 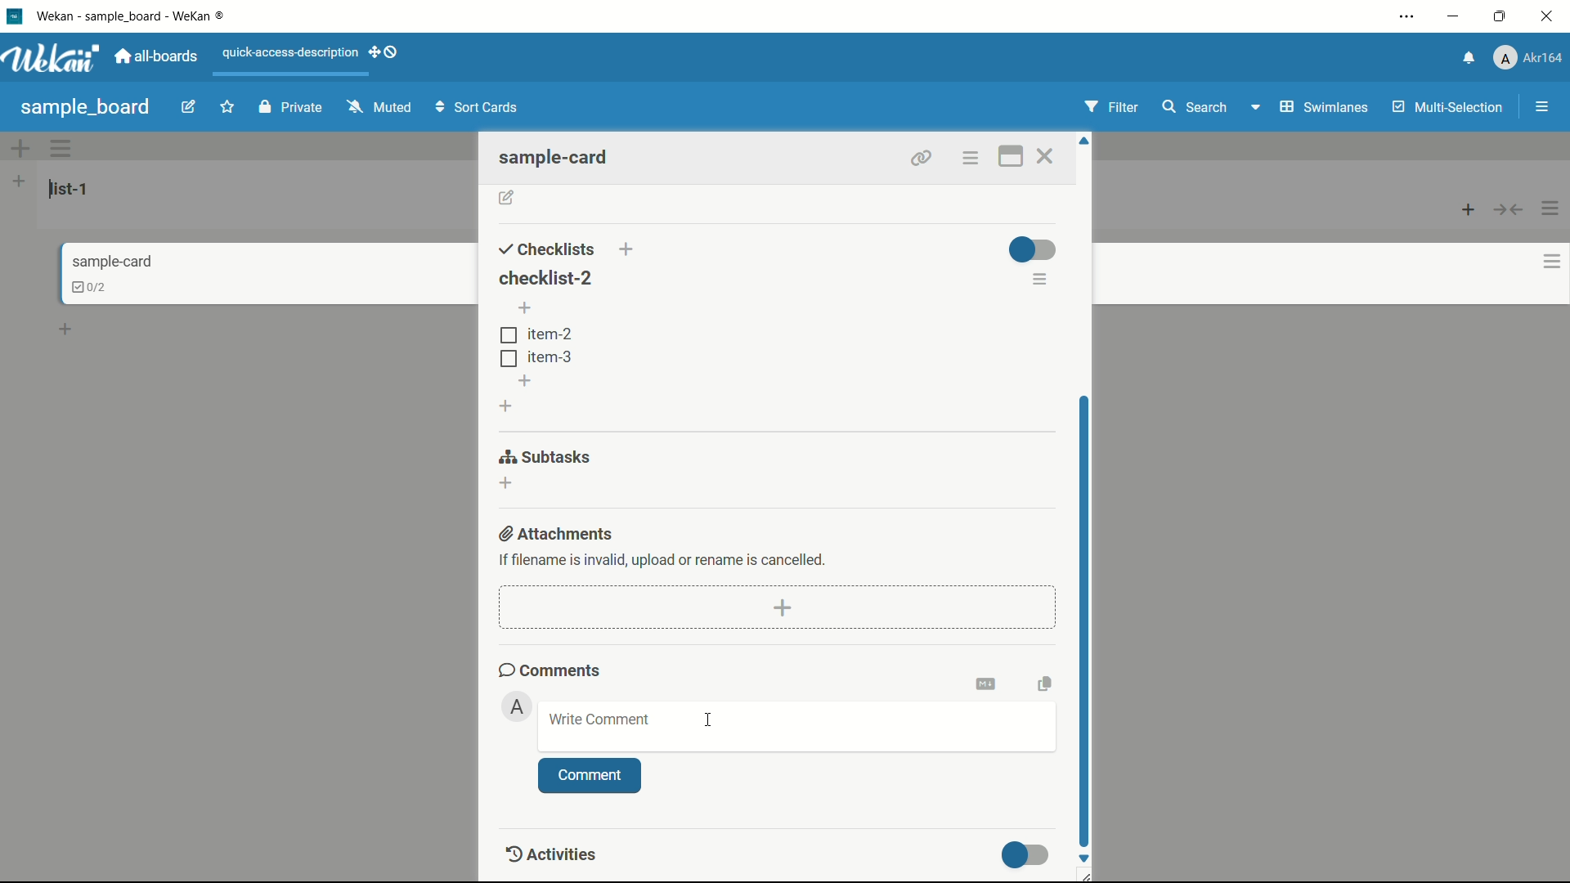 What do you see at coordinates (1196, 106) in the screenshot?
I see `search` at bounding box center [1196, 106].